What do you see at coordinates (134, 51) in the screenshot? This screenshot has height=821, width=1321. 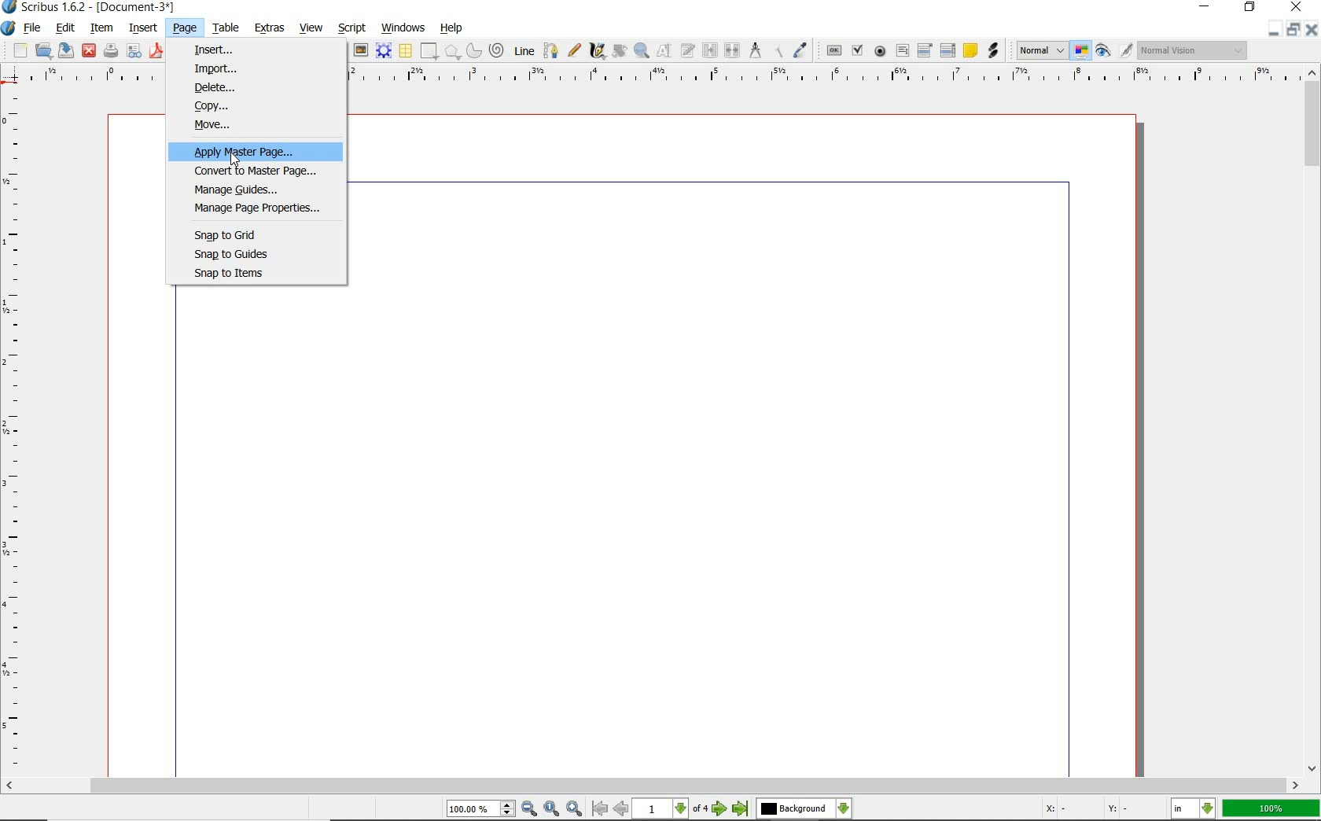 I see `preflight verifier` at bounding box center [134, 51].